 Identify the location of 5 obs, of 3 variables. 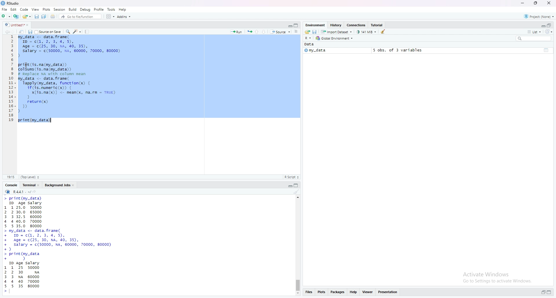
(395, 50).